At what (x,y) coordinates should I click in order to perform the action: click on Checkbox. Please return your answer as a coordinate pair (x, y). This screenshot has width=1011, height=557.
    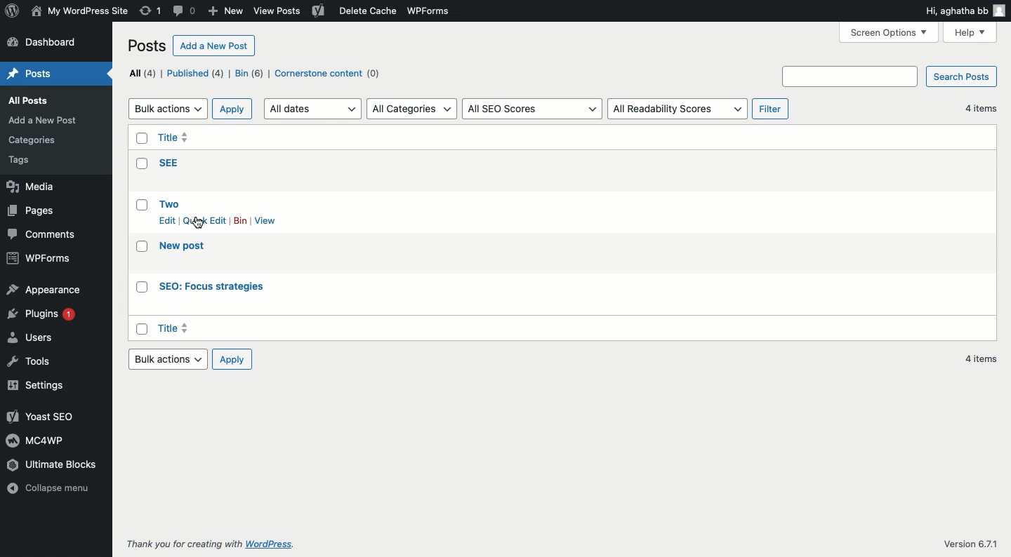
    Looking at the image, I should click on (143, 248).